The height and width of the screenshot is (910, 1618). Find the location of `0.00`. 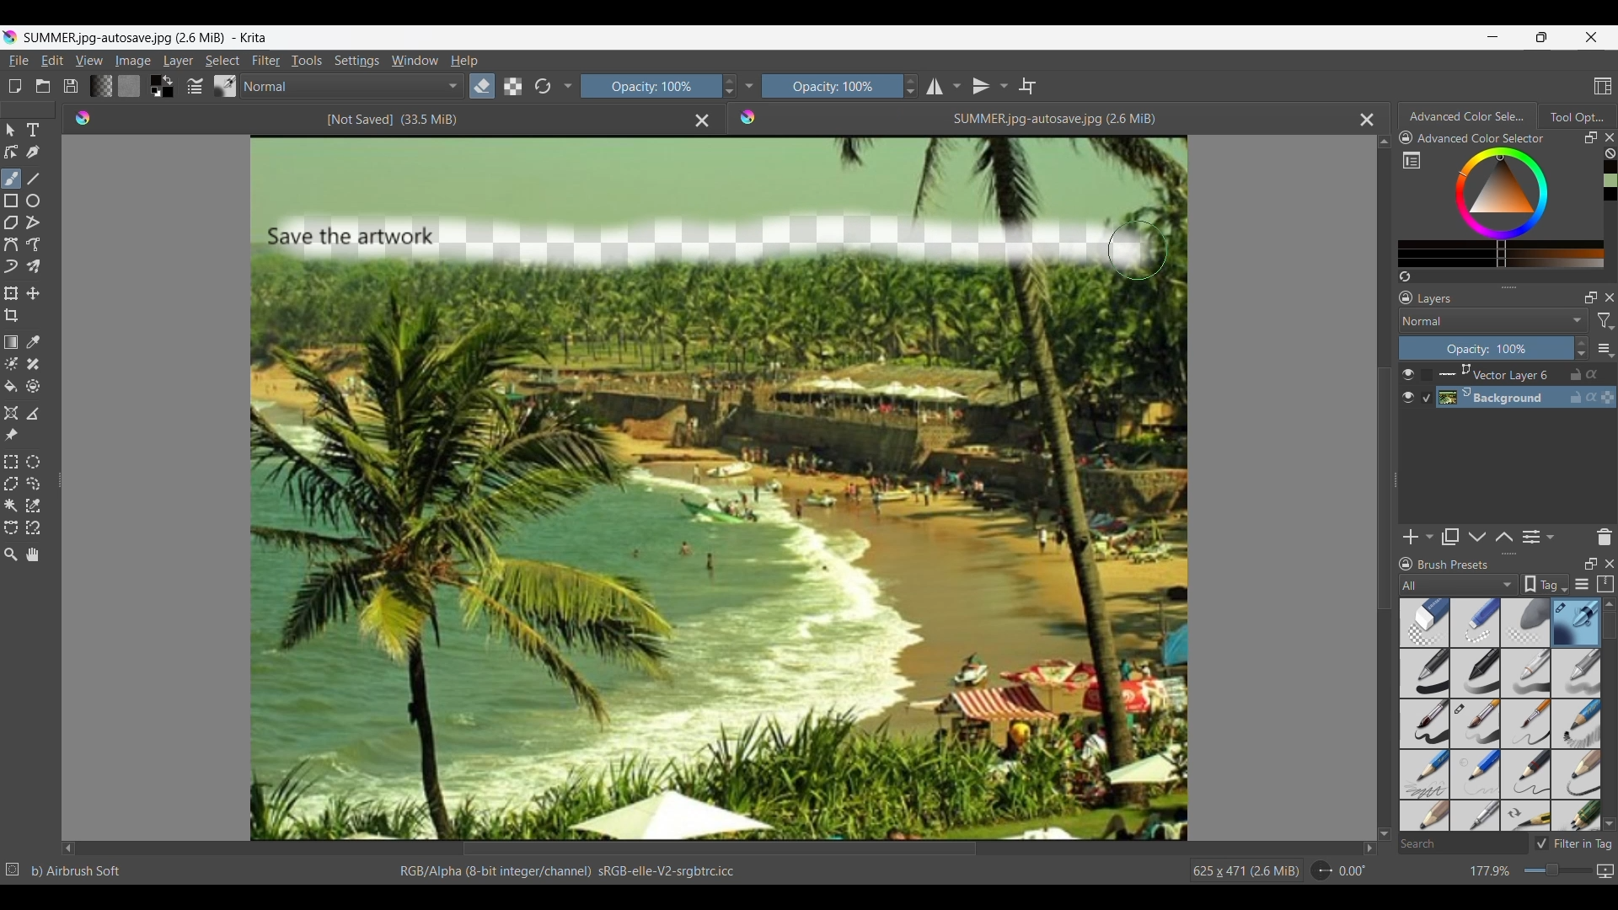

0.00 is located at coordinates (1353, 871).